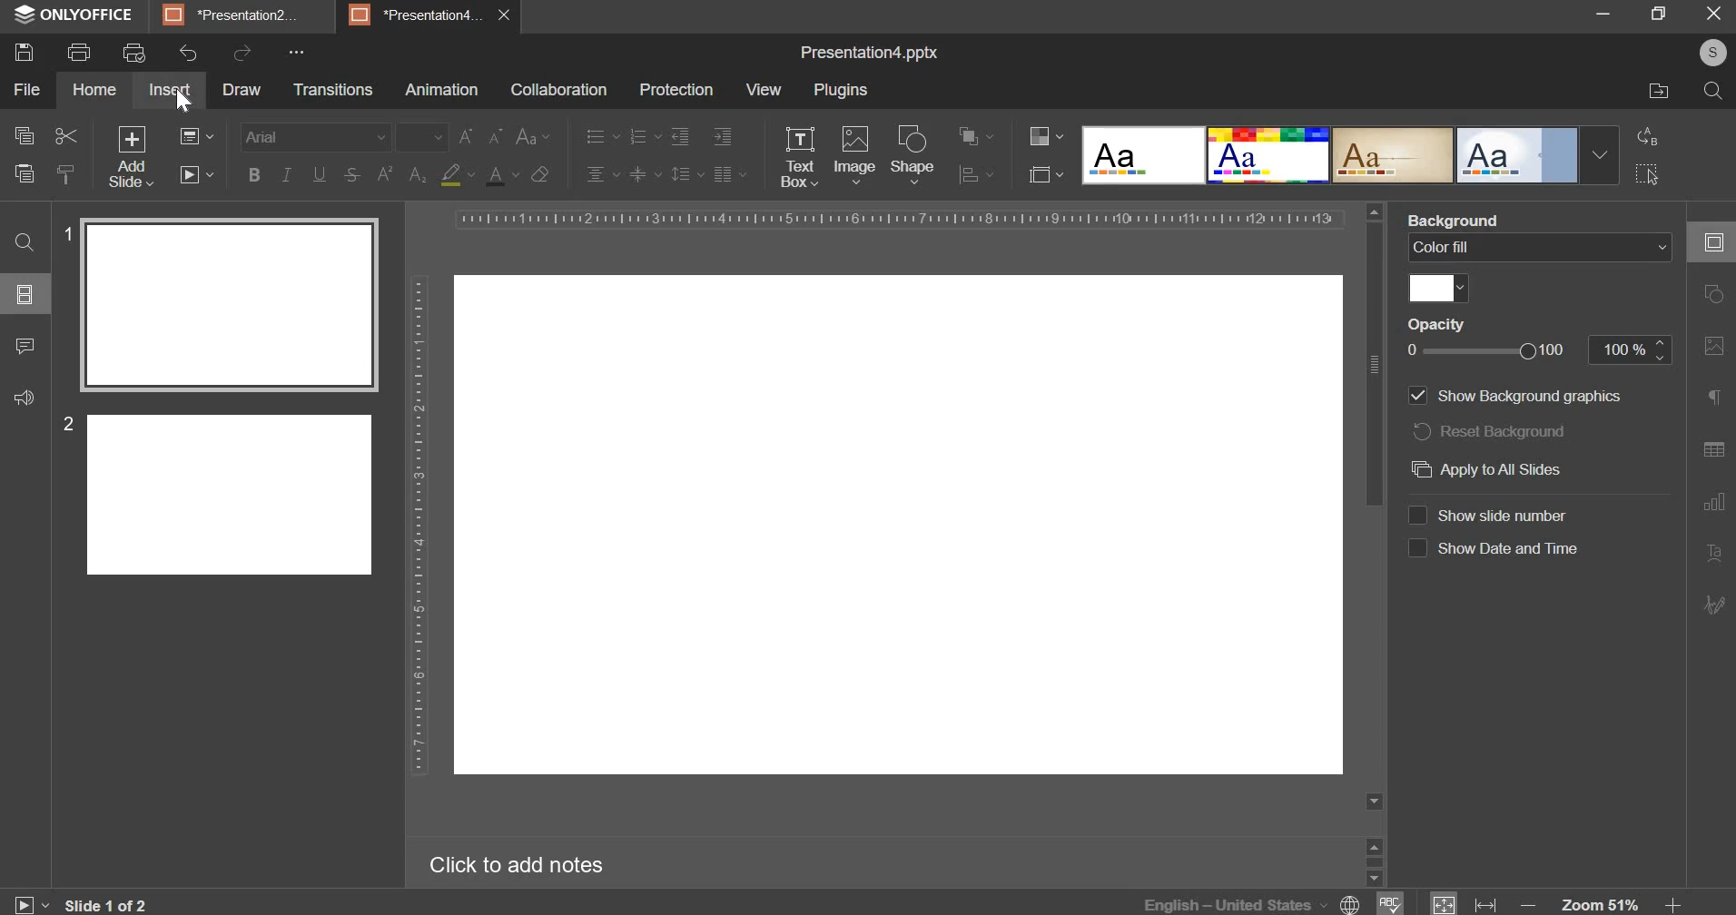 This screenshot has height=915, width=1736. Describe the element at coordinates (26, 353) in the screenshot. I see `comment` at that location.